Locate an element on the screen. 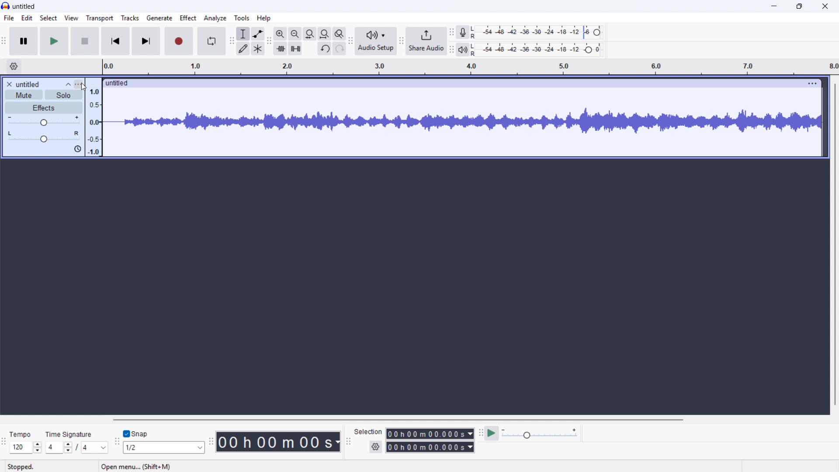 Image resolution: width=839 pixels, height=472 pixels. Set tempo  is located at coordinates (25, 448).